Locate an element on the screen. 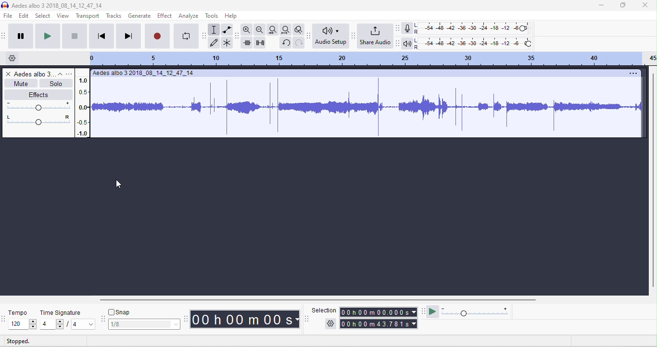  maximize is located at coordinates (622, 5).